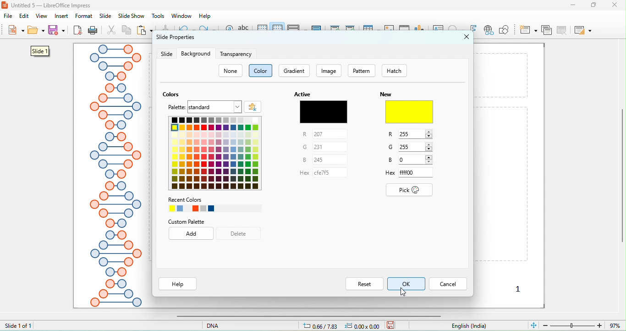 This screenshot has width=626, height=331. I want to click on horizontal scroll bar, so click(306, 316).